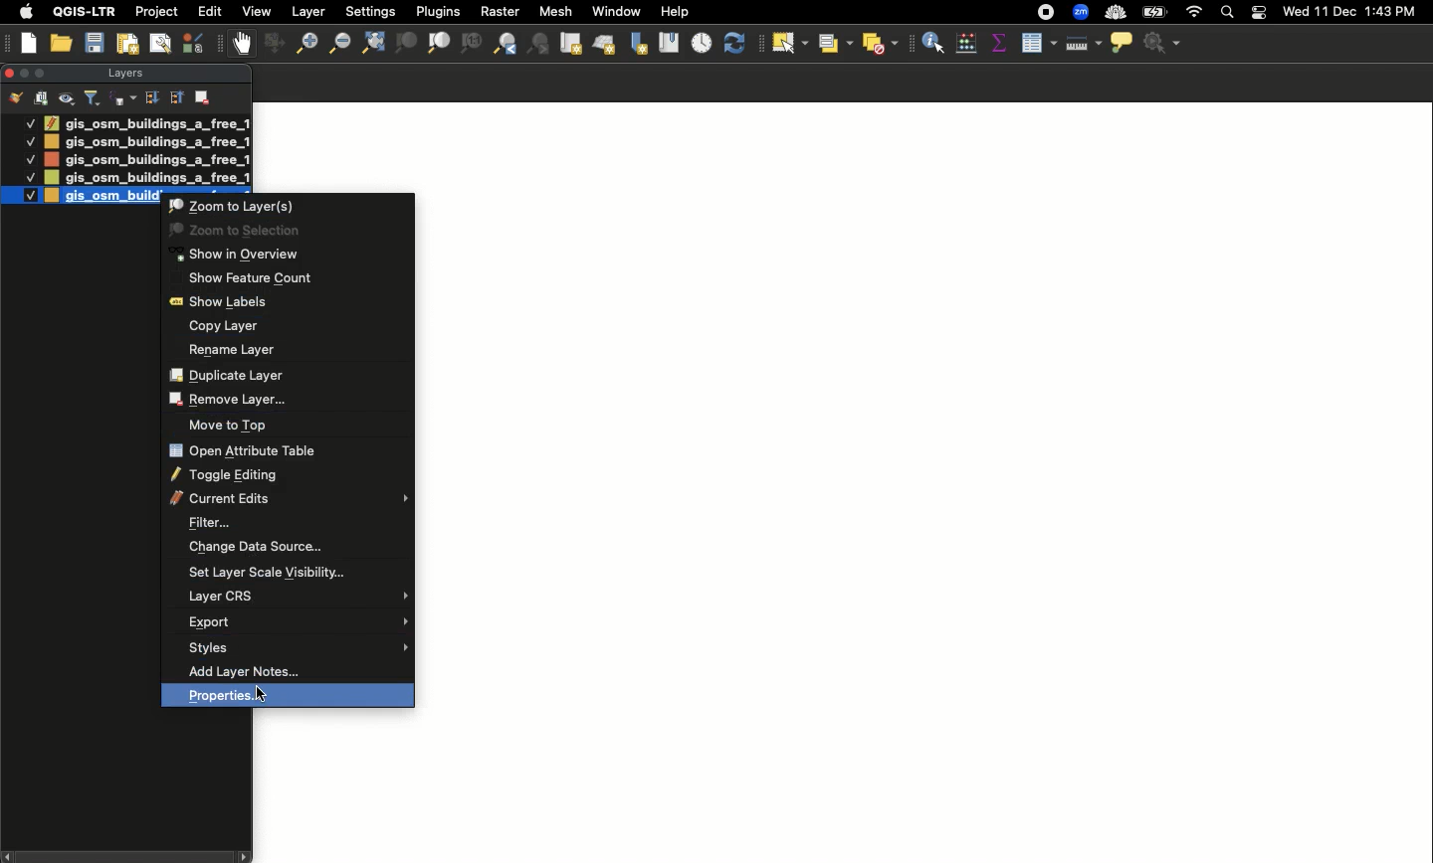  Describe the element at coordinates (291, 255) in the screenshot. I see `Show in overview` at that location.